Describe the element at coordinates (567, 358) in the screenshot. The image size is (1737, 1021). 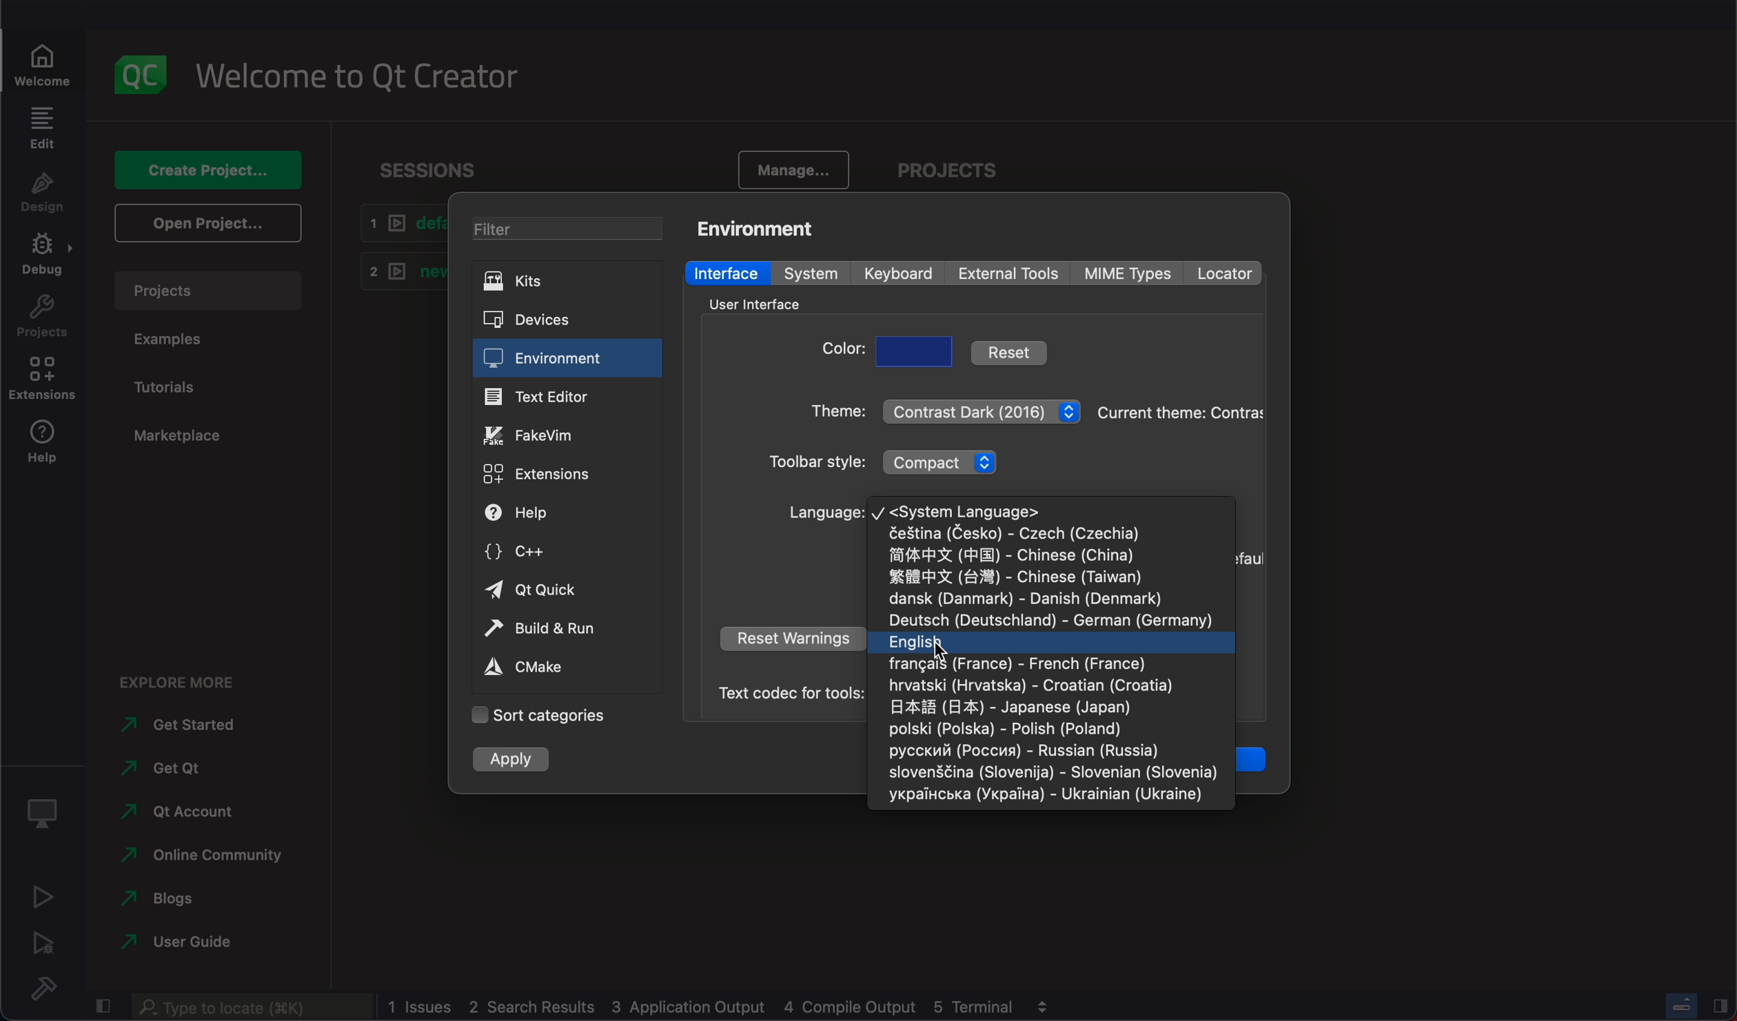
I see `environment` at that location.